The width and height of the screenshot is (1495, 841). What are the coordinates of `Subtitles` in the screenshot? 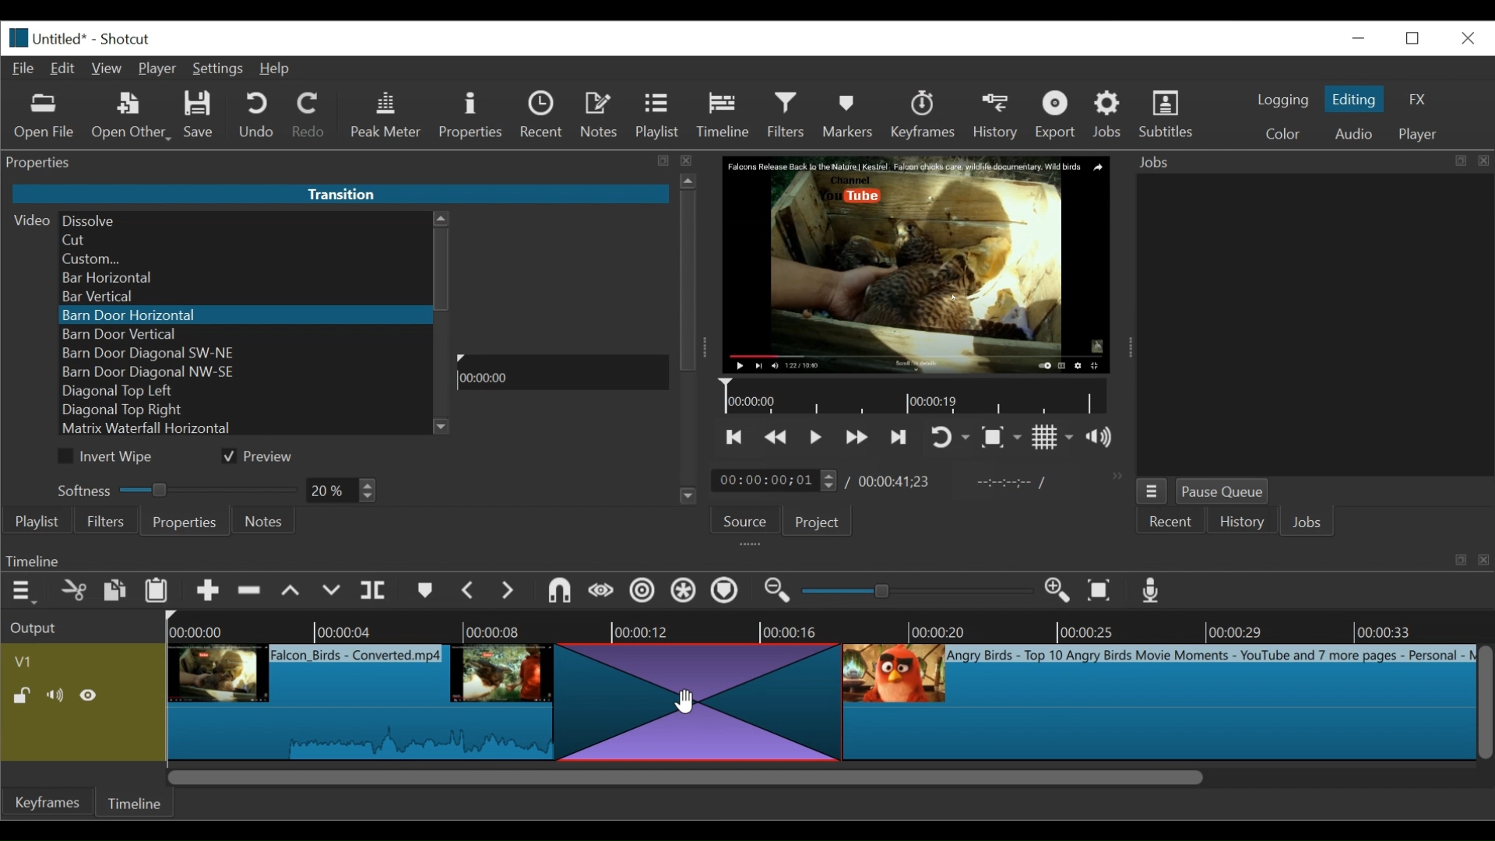 It's located at (1167, 114).